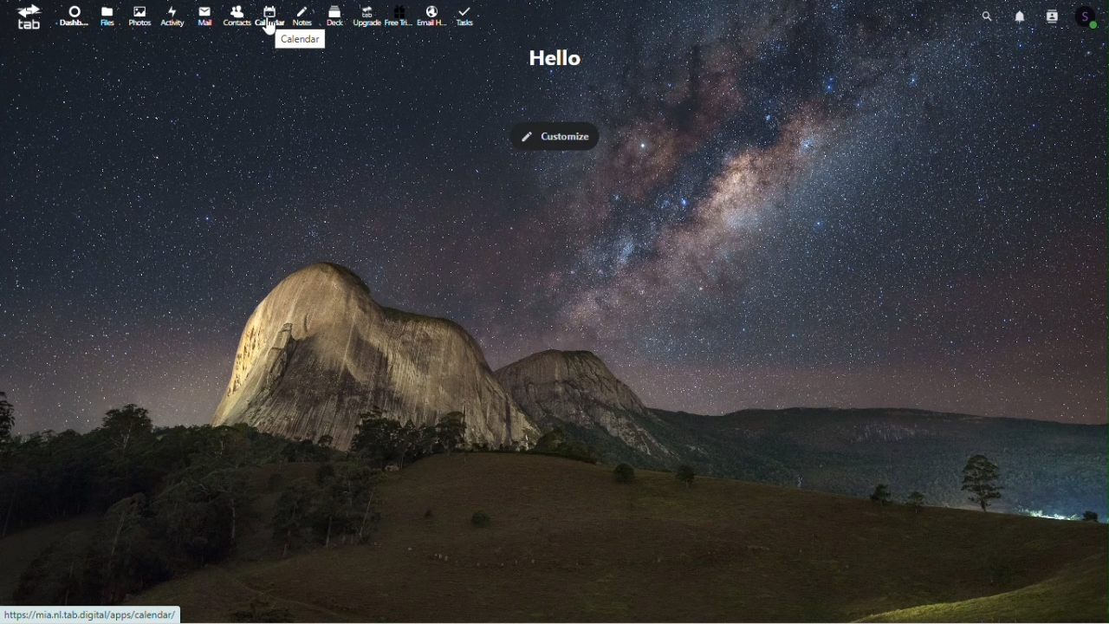 This screenshot has height=624, width=1109. Describe the element at coordinates (399, 16) in the screenshot. I see `free trail` at that location.